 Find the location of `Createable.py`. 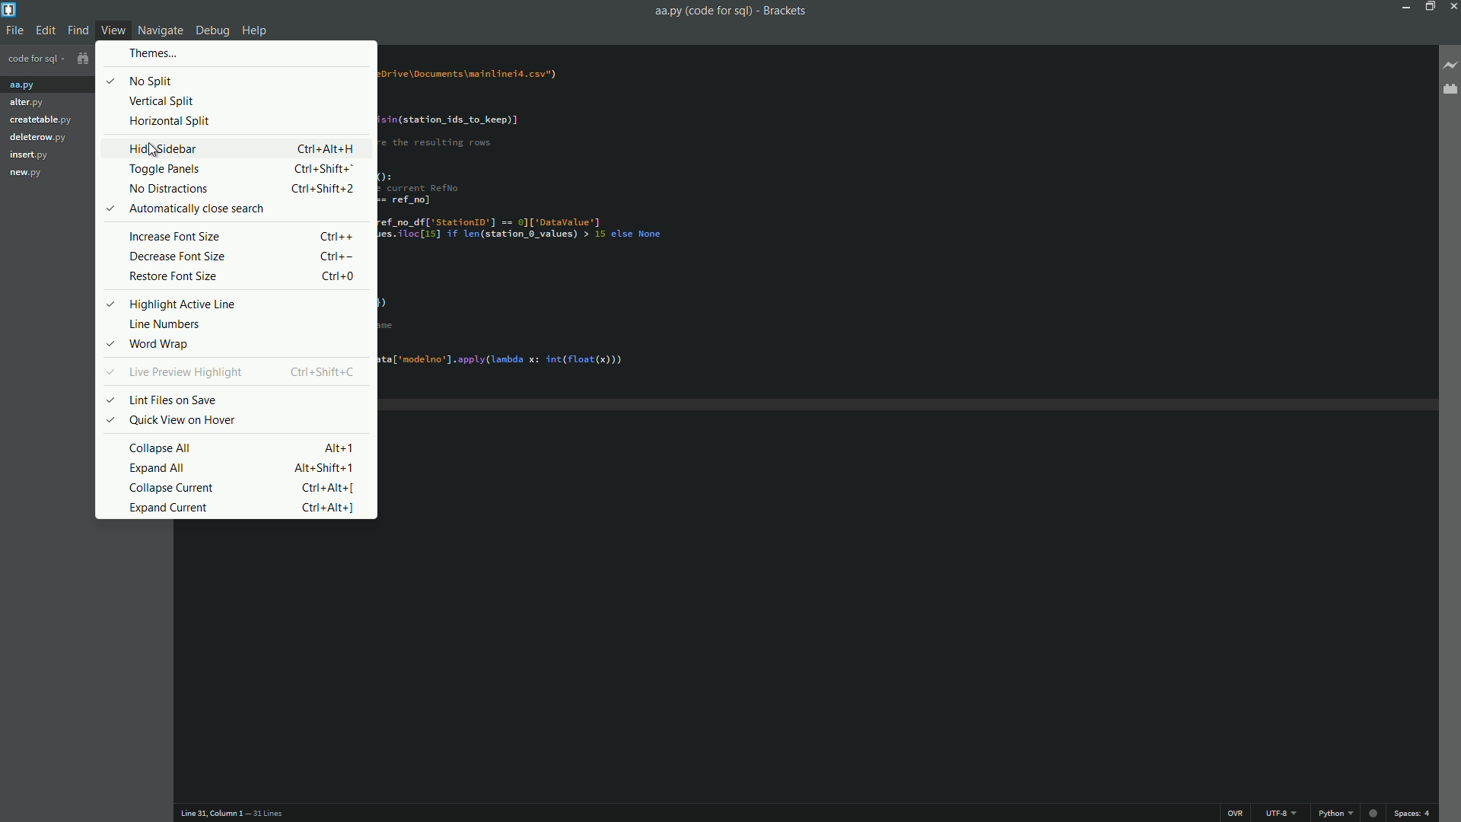

Createable.py is located at coordinates (43, 119).